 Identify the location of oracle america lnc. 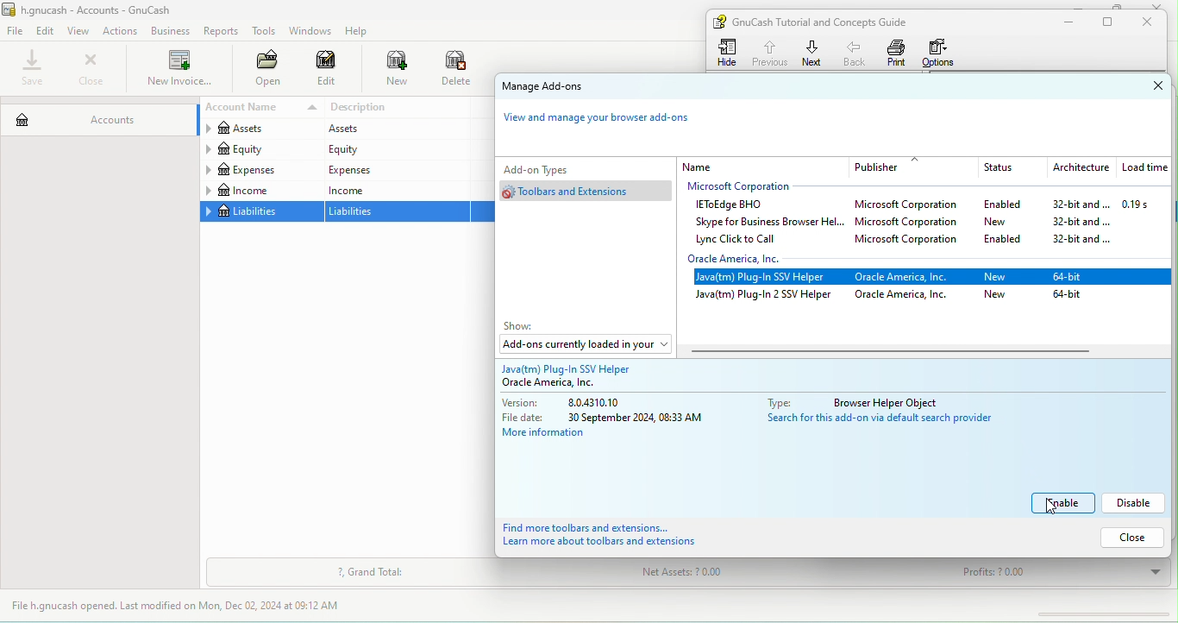
(907, 278).